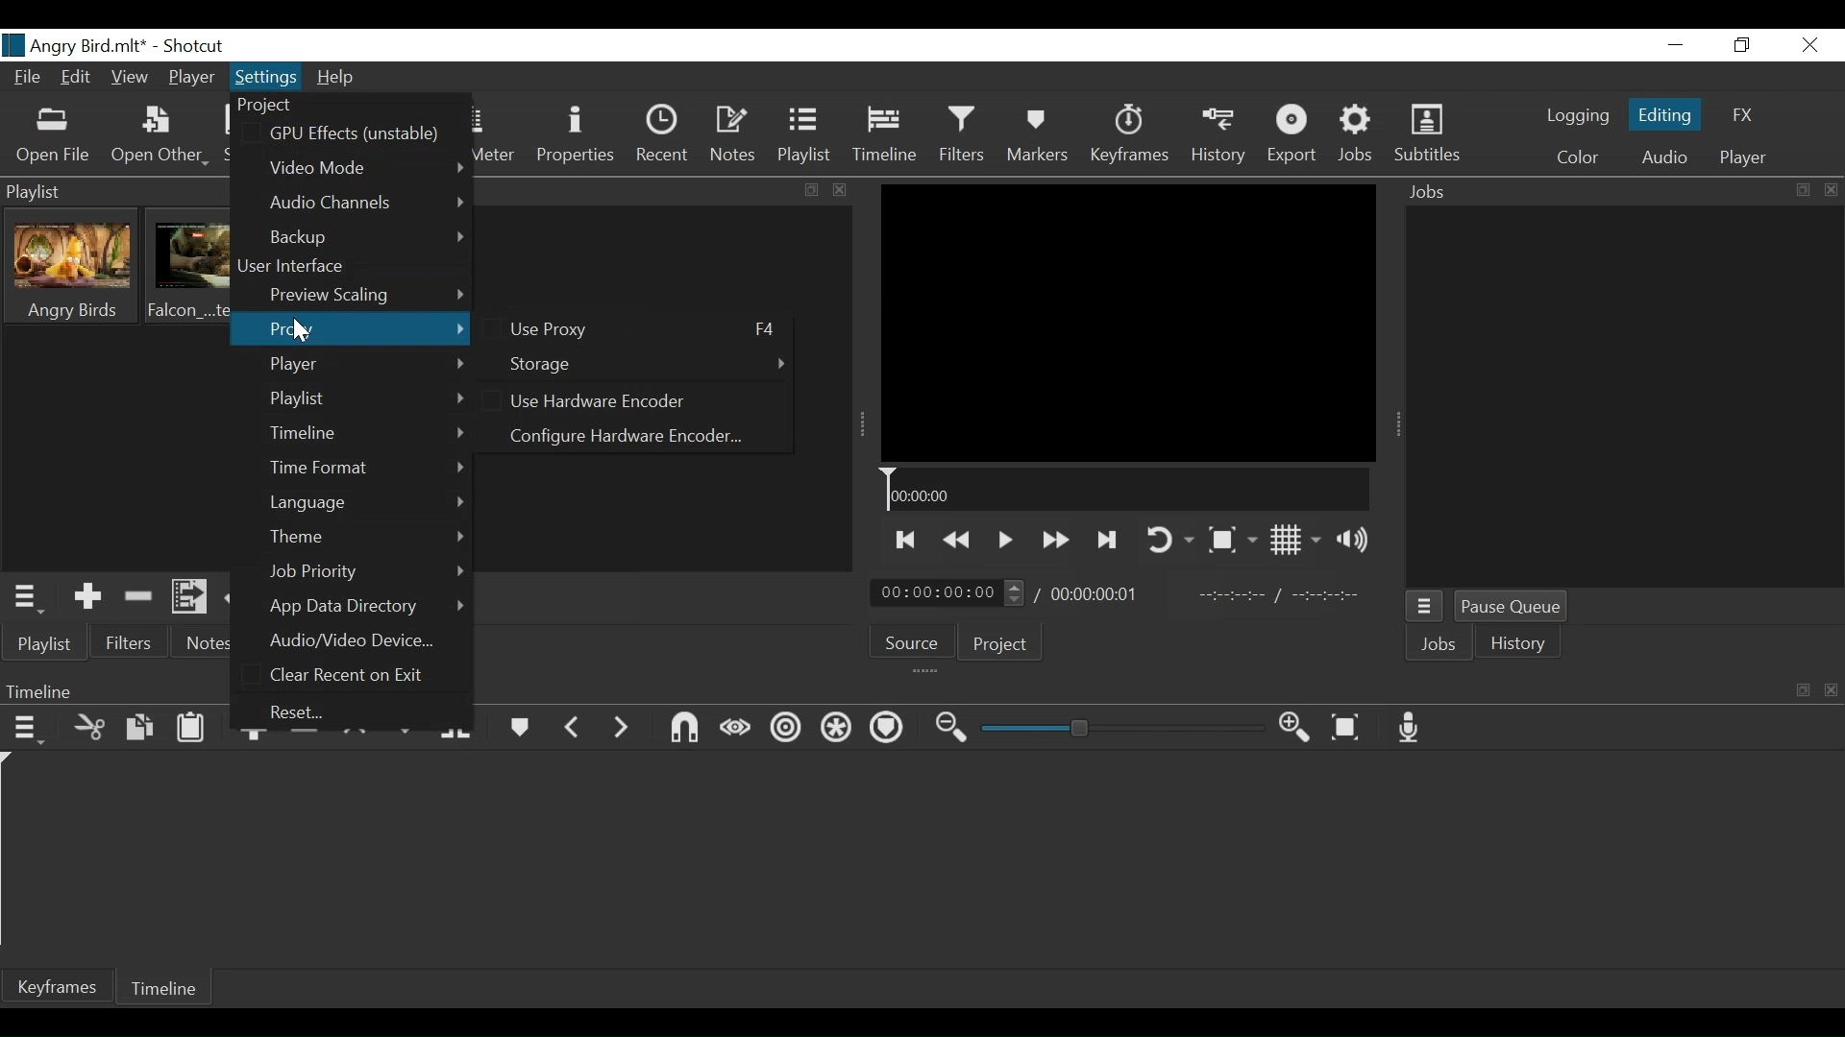 The image size is (1845, 1037). Describe the element at coordinates (211, 641) in the screenshot. I see `Notes` at that location.